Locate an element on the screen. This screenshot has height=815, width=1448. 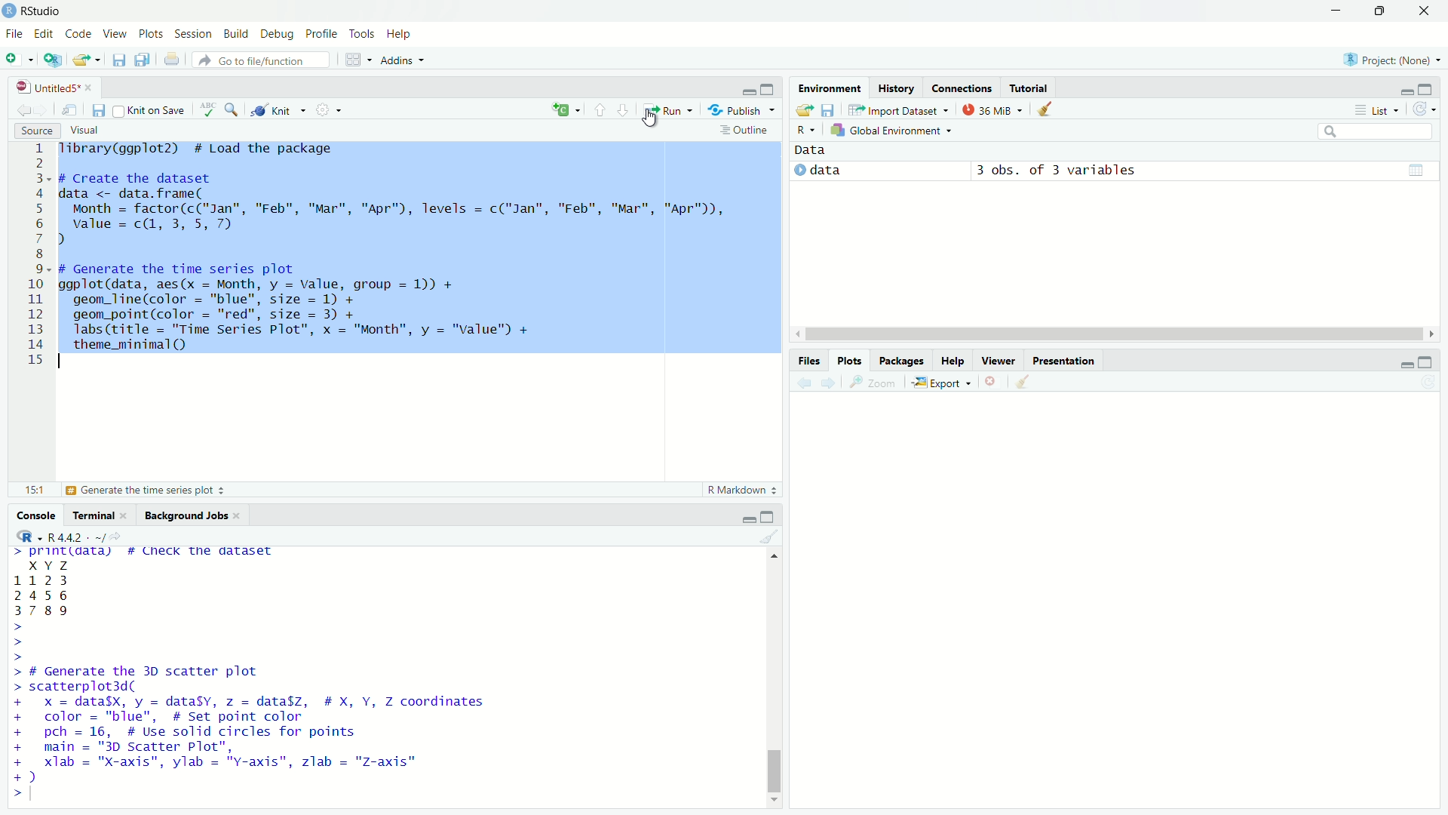
tools is located at coordinates (364, 35).